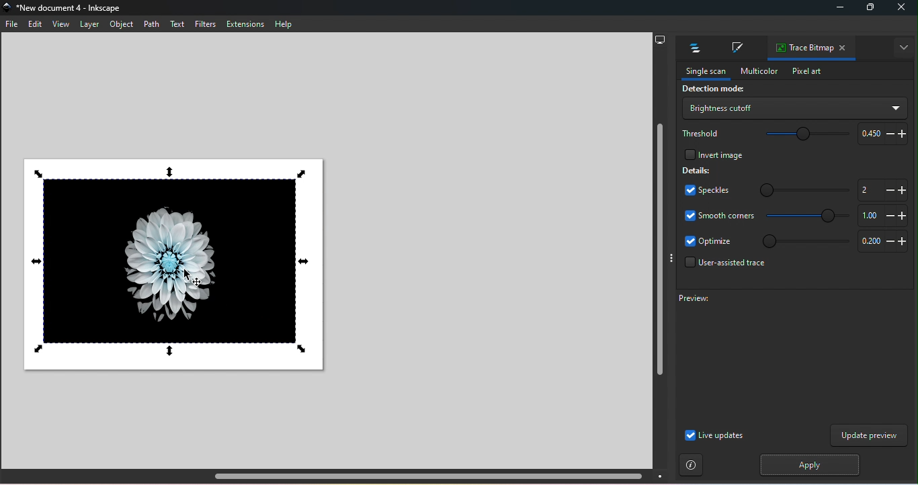  Describe the element at coordinates (806, 465) in the screenshot. I see `Apply` at that location.